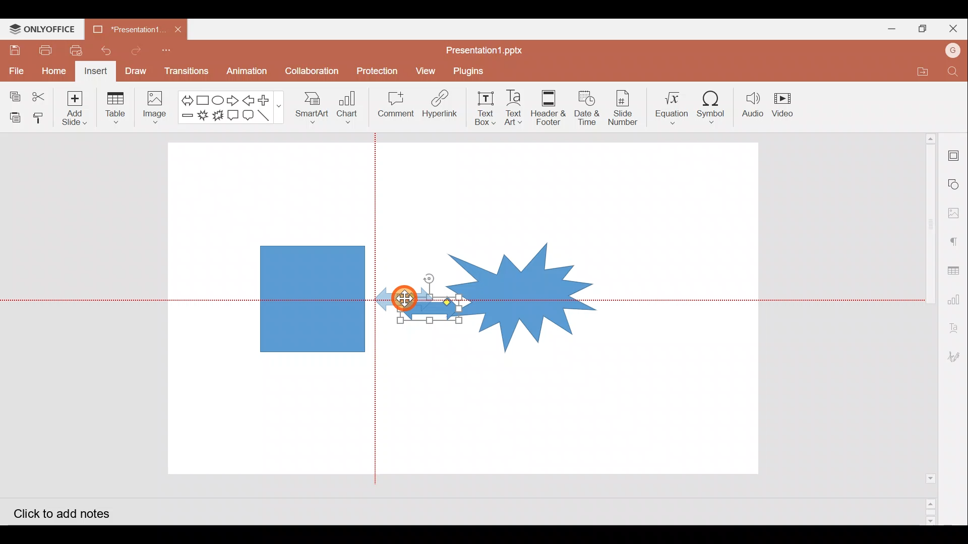  What do you see at coordinates (114, 109) in the screenshot?
I see `Table` at bounding box center [114, 109].